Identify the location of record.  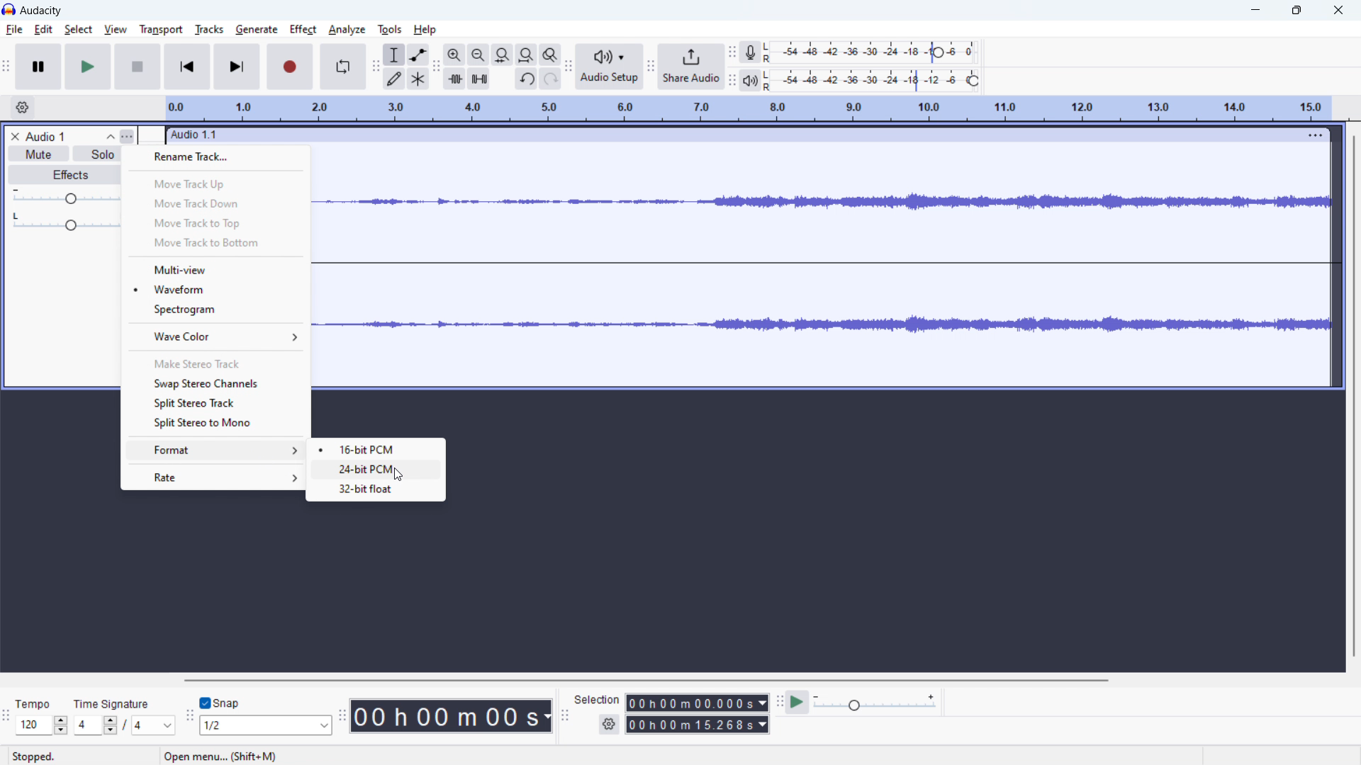
(290, 67).